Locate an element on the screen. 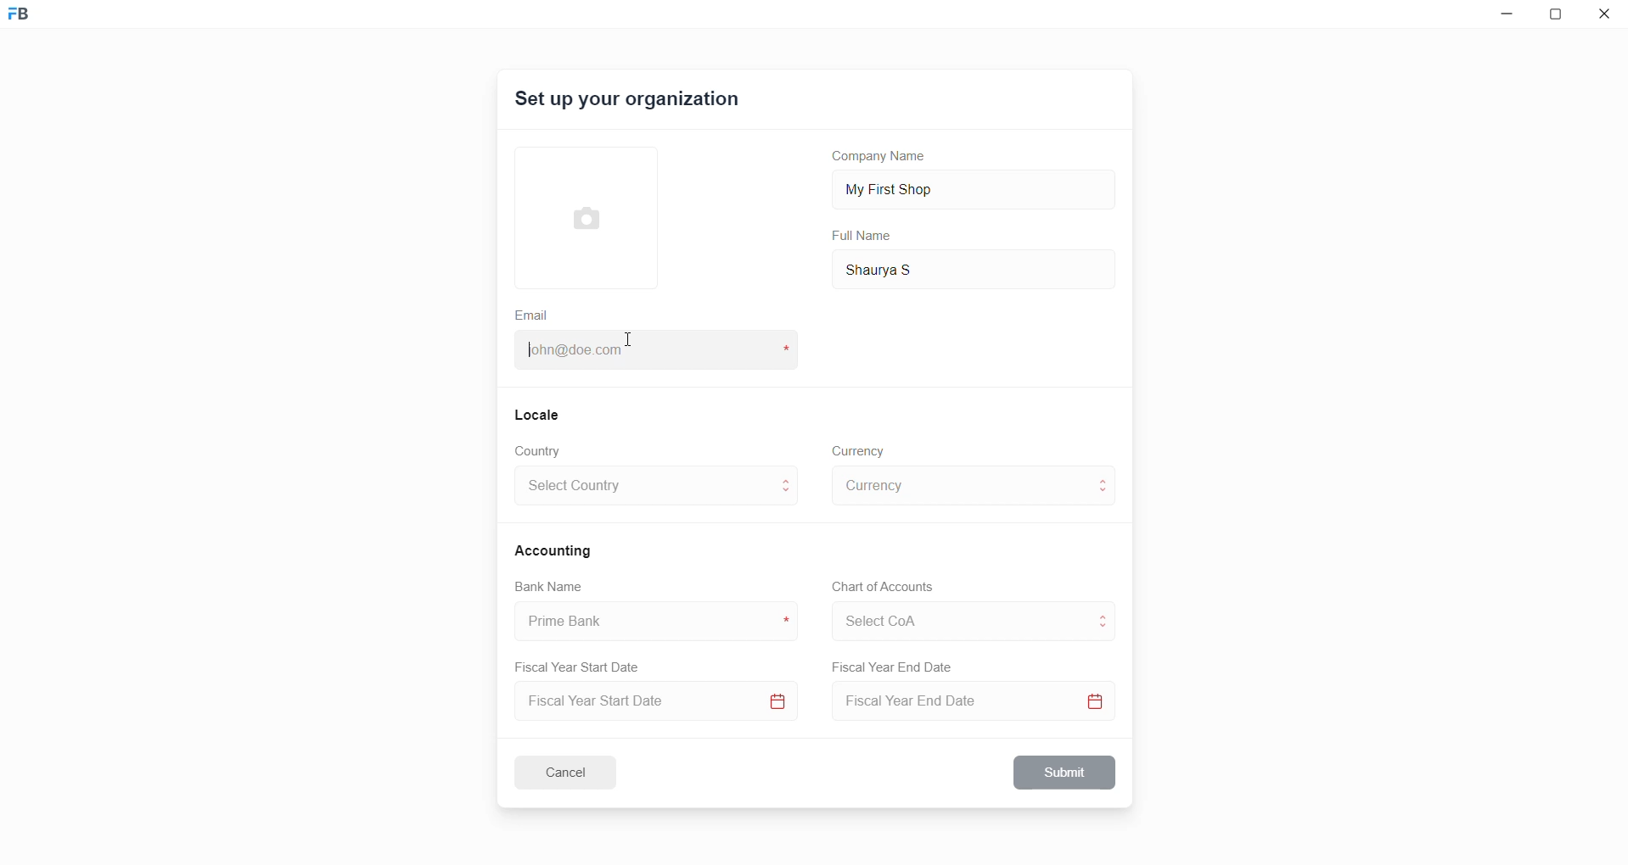 The height and width of the screenshot is (865, 1628). bank name input box is located at coordinates (649, 622).